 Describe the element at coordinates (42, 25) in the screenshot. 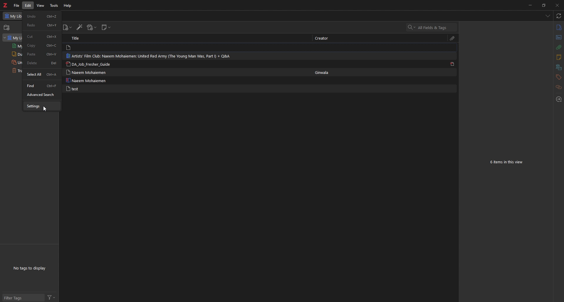

I see `Redo Ctrl+Y` at that location.